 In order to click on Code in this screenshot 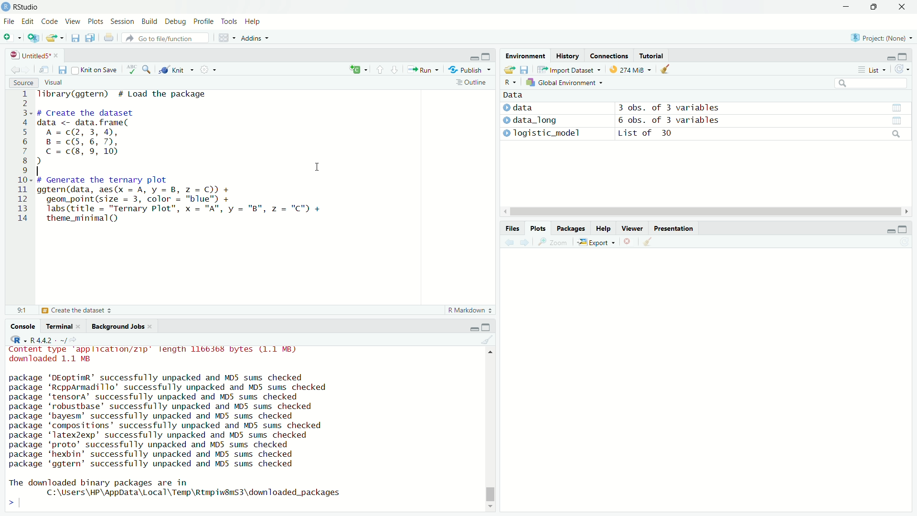, I will do `click(48, 21)`.